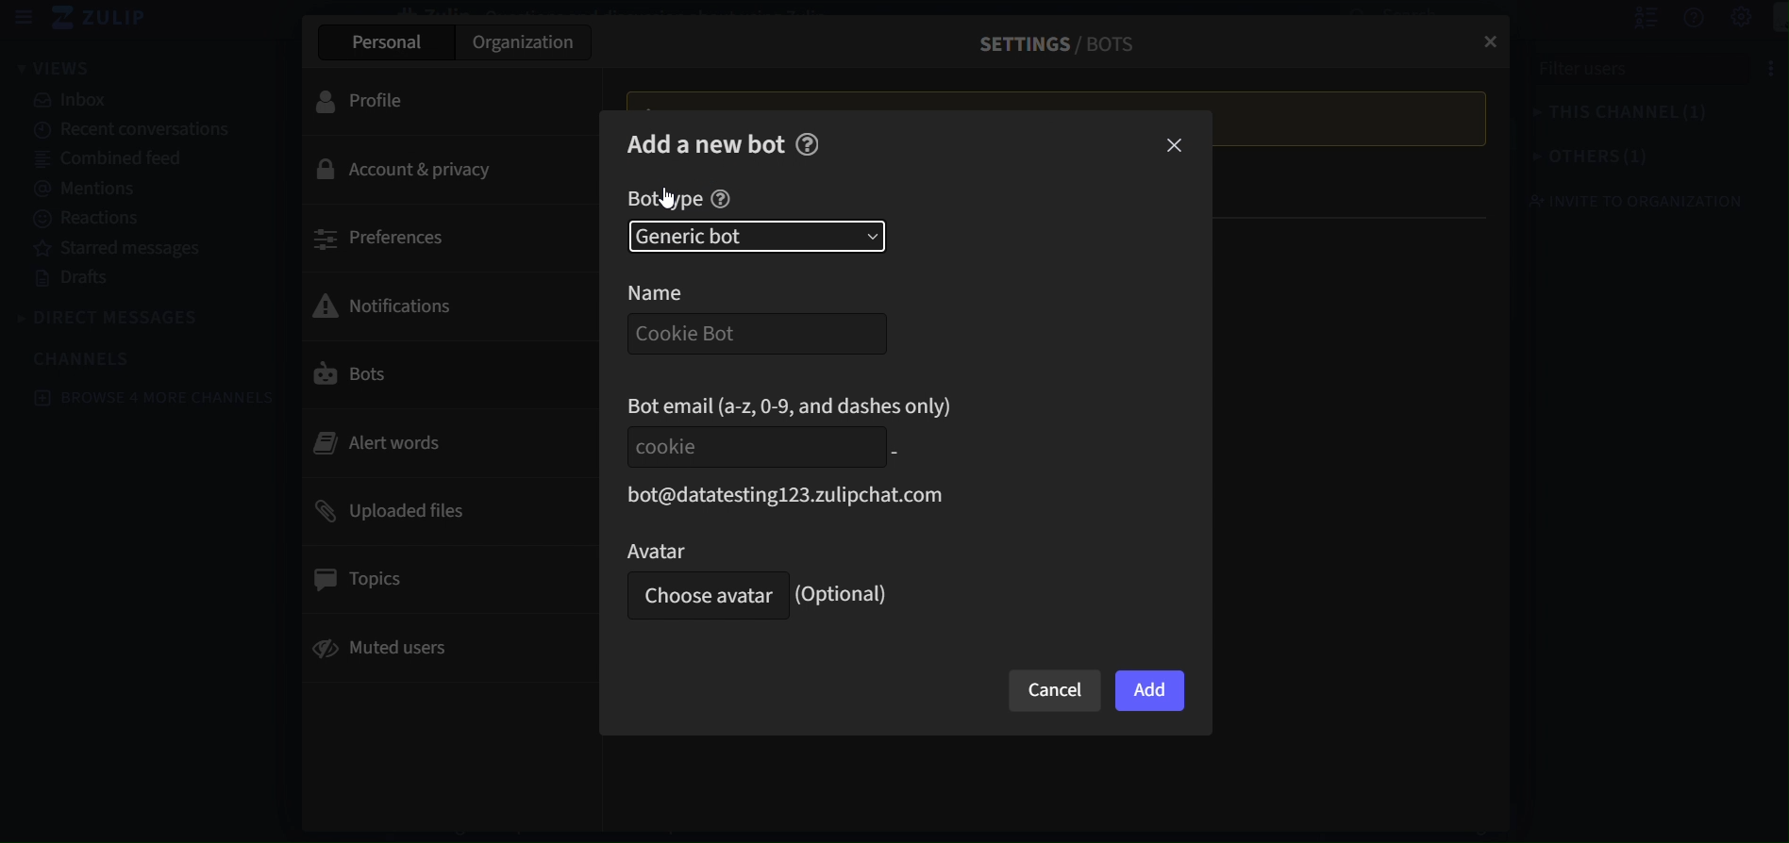 This screenshot has height=843, width=1789. Describe the element at coordinates (721, 200) in the screenshot. I see `help` at that location.